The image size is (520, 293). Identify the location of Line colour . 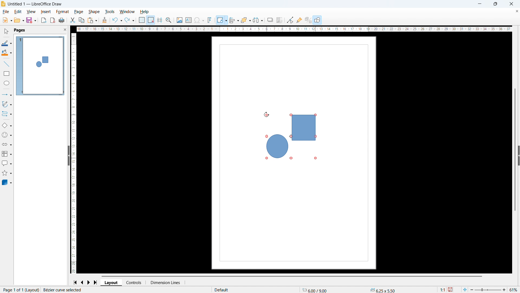
(7, 43).